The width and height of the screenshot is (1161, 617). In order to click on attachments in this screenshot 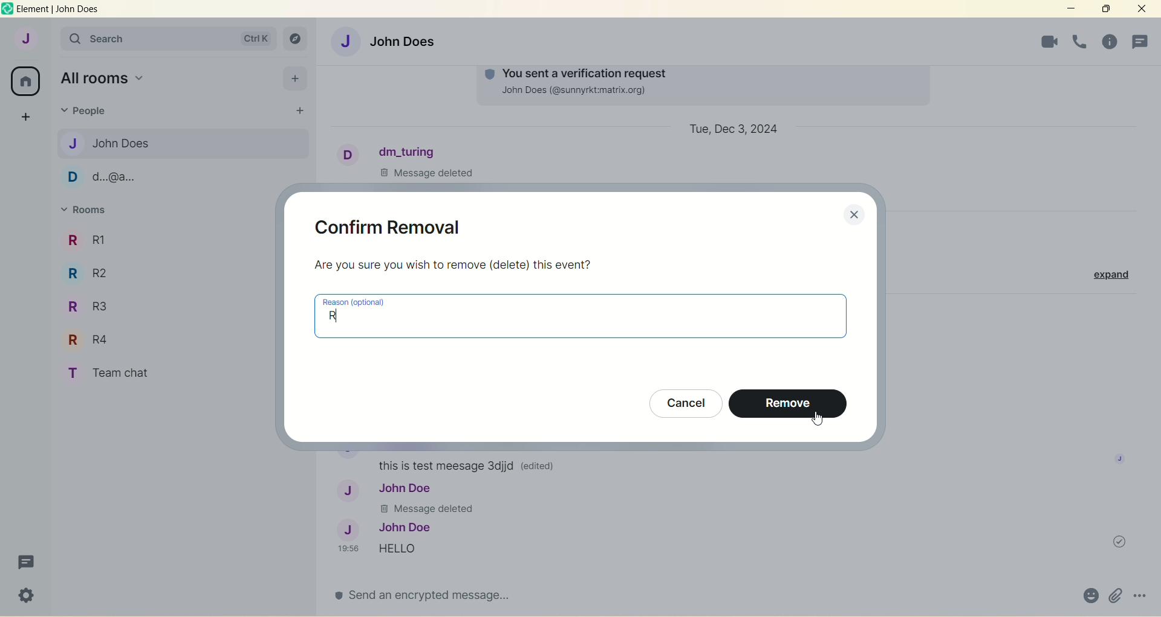, I will do `click(1111, 595)`.